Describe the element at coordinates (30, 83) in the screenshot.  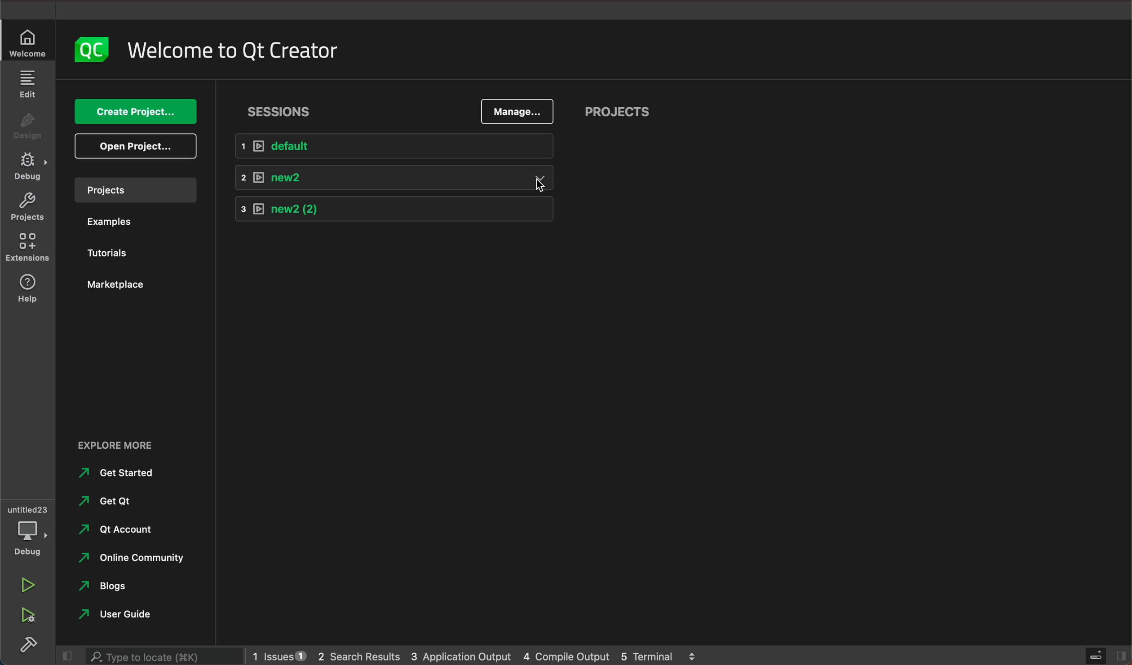
I see `edit` at that location.